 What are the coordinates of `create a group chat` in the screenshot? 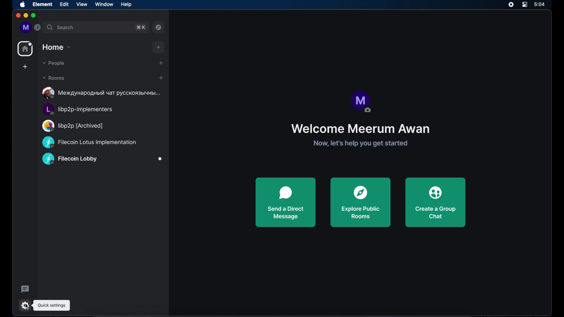 It's located at (436, 202).